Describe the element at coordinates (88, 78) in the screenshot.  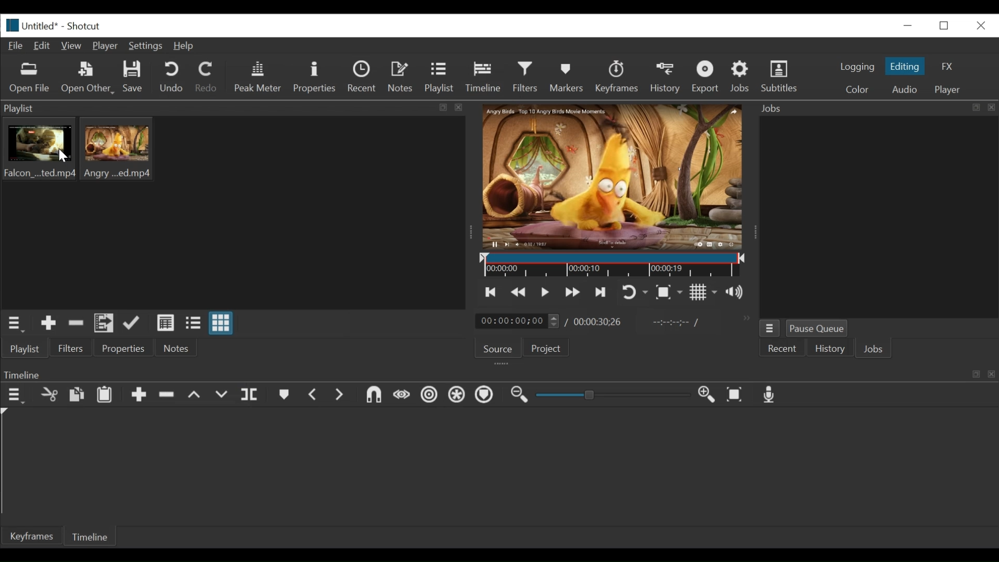
I see `Open Other` at that location.